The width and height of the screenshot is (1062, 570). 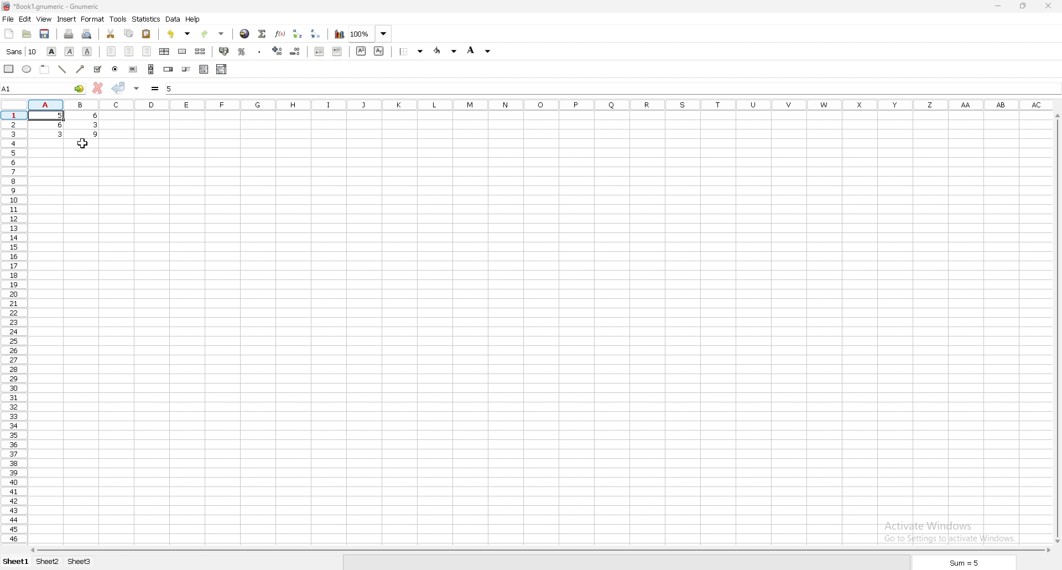 I want to click on function, so click(x=280, y=33).